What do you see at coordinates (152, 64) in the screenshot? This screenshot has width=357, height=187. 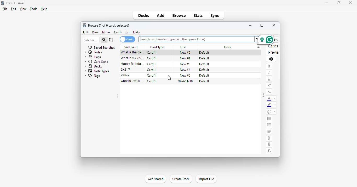 I see `card 1` at bounding box center [152, 64].